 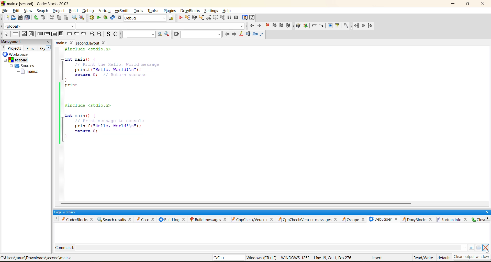 I want to click on toggle bookmark, so click(x=267, y=25).